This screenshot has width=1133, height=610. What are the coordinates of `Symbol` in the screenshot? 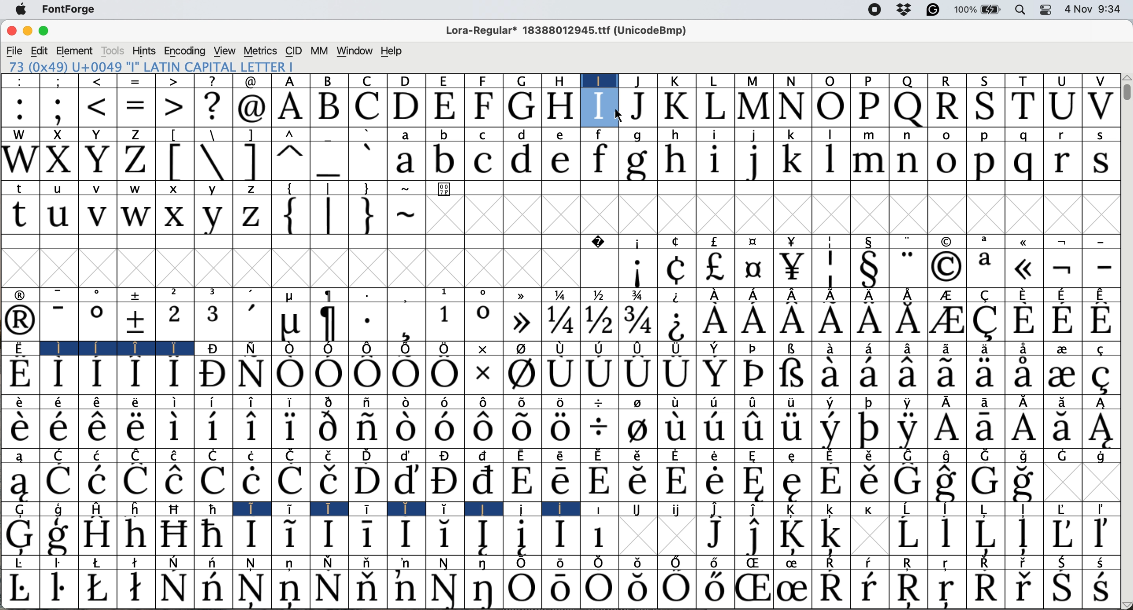 It's located at (58, 428).